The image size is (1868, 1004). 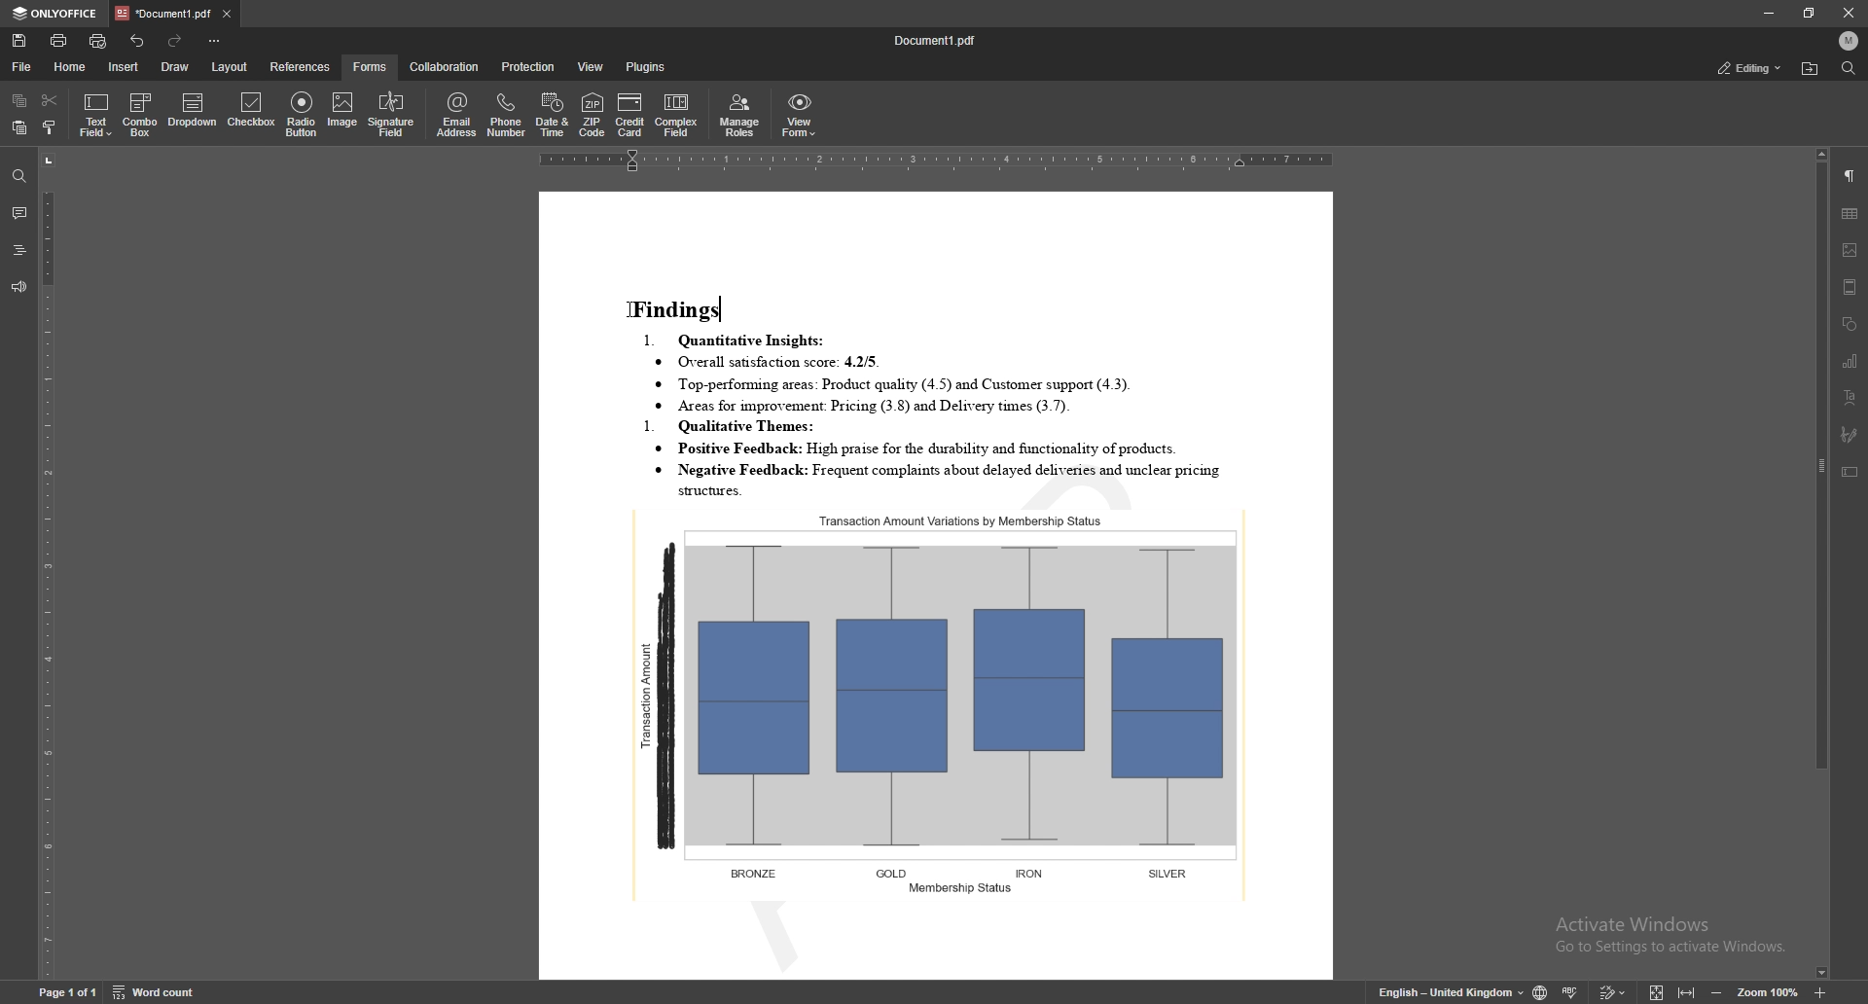 What do you see at coordinates (1849, 41) in the screenshot?
I see `profile` at bounding box center [1849, 41].